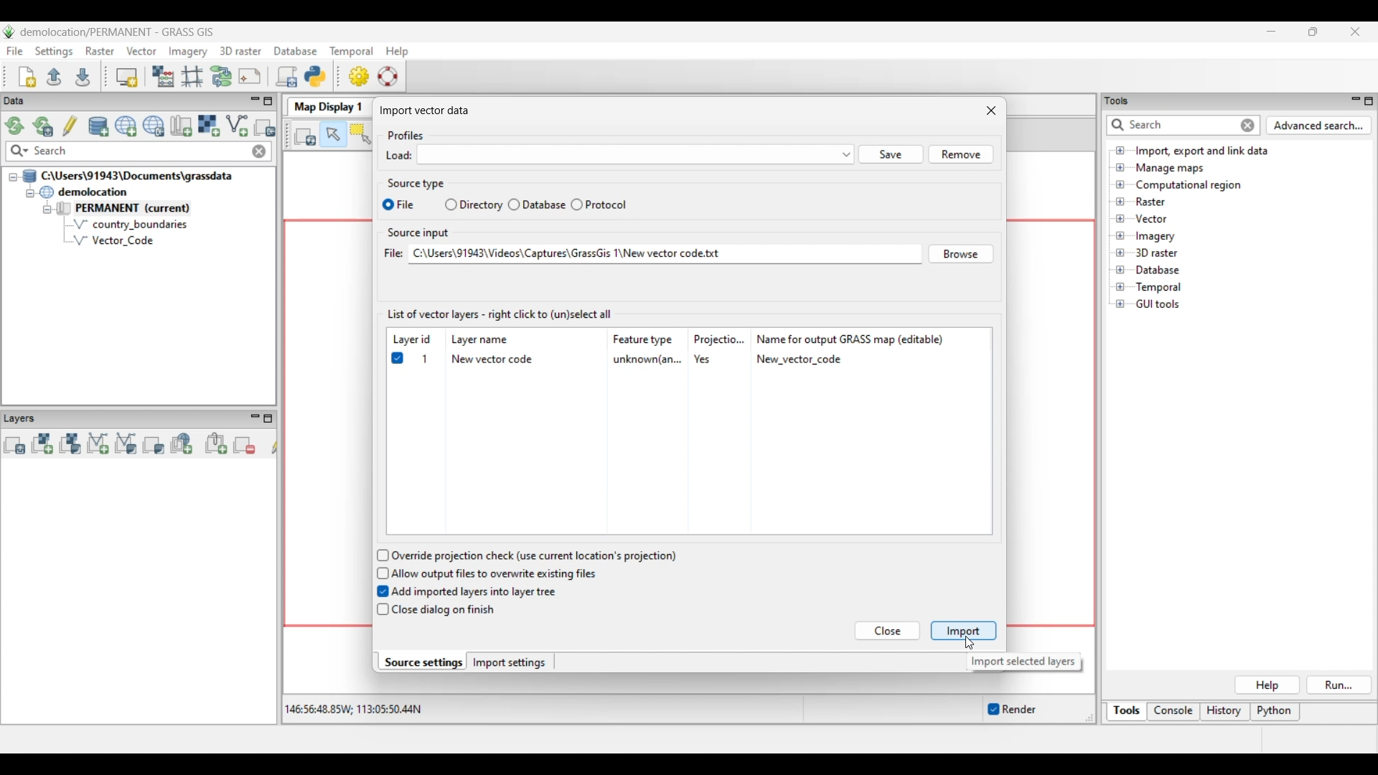 The image size is (1378, 775). Describe the element at coordinates (1276, 713) in the screenshot. I see `Python` at that location.